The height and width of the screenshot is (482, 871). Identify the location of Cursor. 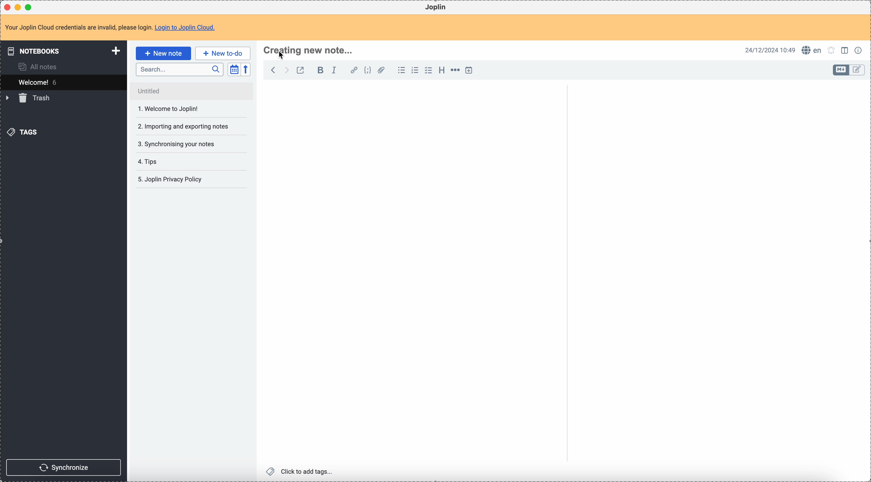
(283, 55).